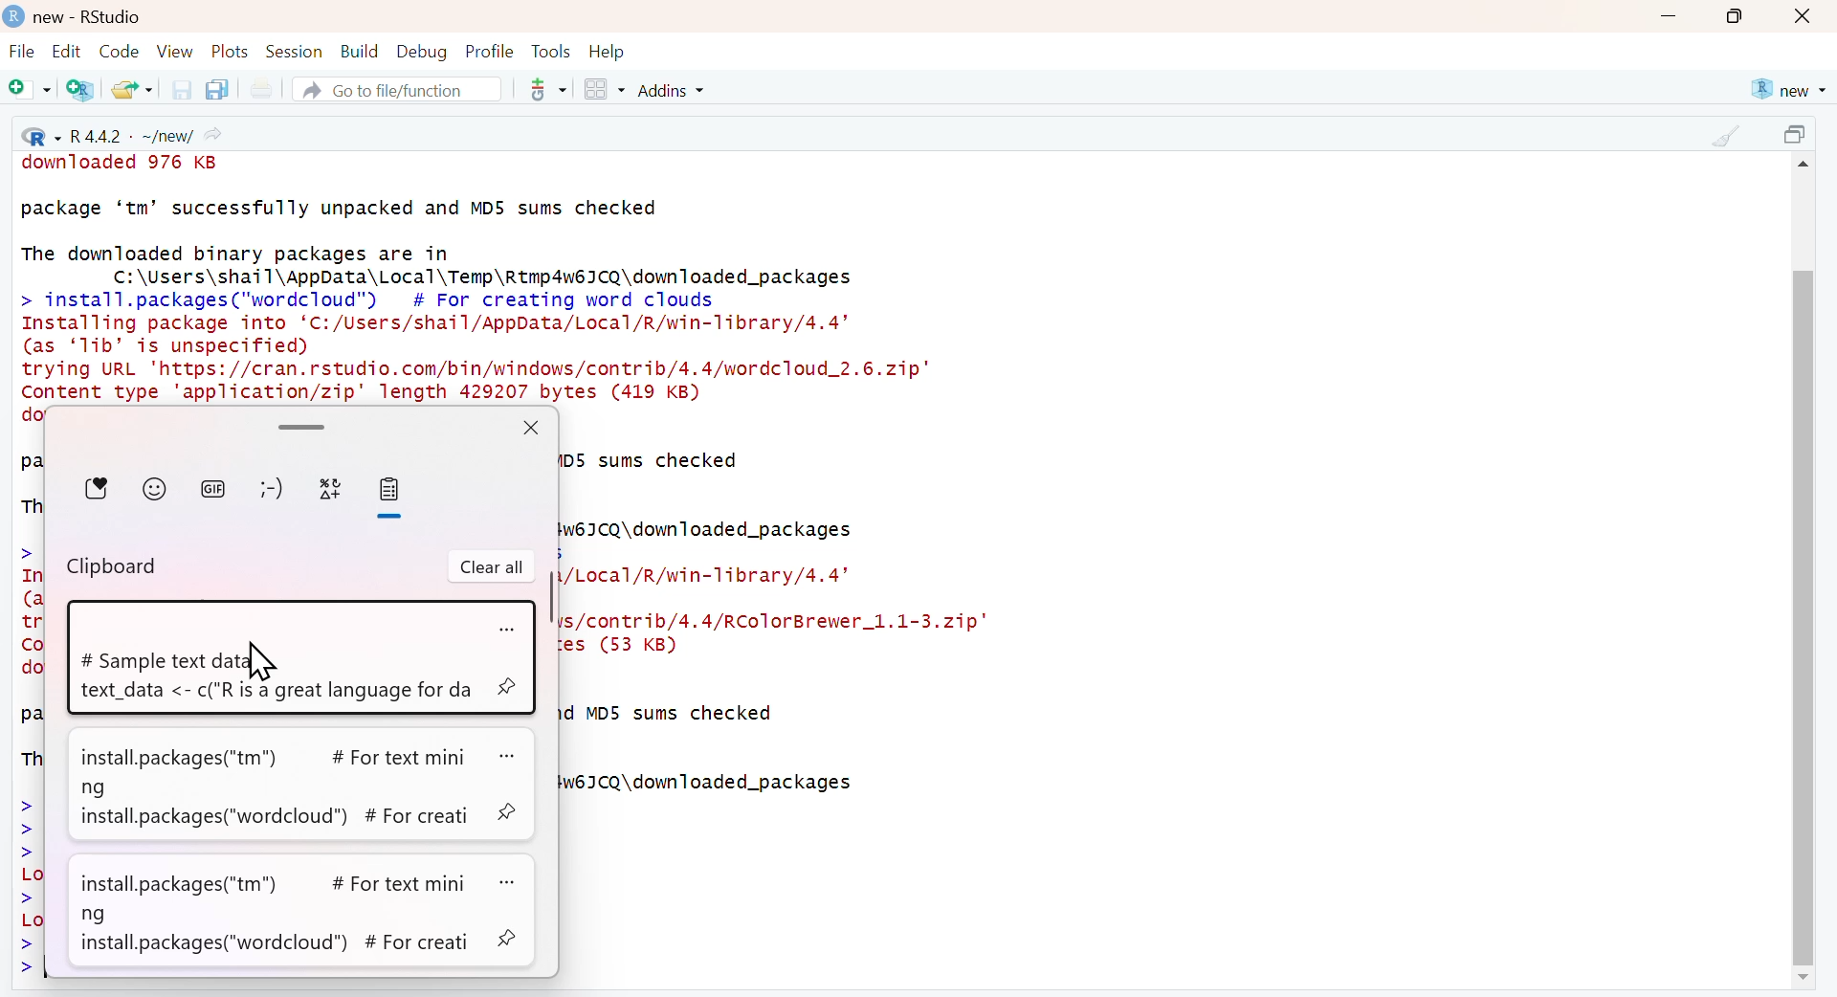 This screenshot has height=997, width=1837. What do you see at coordinates (492, 52) in the screenshot?
I see `Profile` at bounding box center [492, 52].